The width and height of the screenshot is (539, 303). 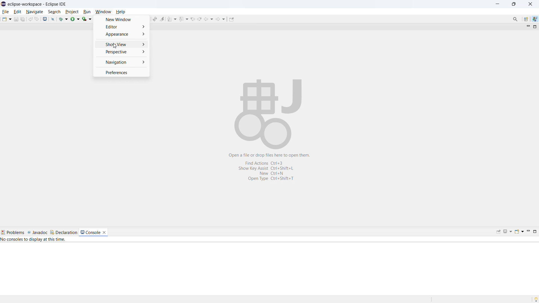 What do you see at coordinates (497, 4) in the screenshot?
I see `minimize` at bounding box center [497, 4].